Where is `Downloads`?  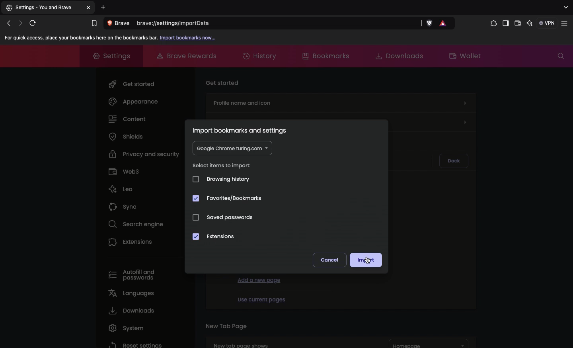 Downloads is located at coordinates (130, 311).